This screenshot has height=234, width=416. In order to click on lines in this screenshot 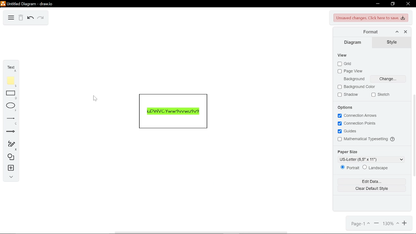, I will do `click(9, 120)`.